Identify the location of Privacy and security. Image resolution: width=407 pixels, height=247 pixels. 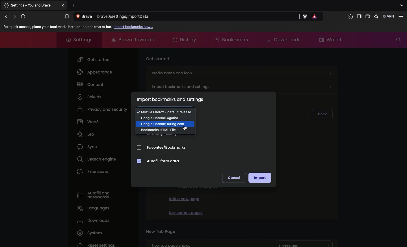
(103, 109).